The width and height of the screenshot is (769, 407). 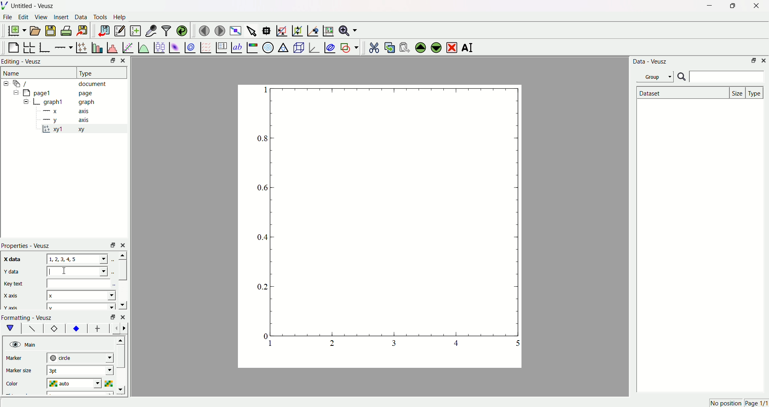 What do you see at coordinates (127, 47) in the screenshot?
I see `fit a function` at bounding box center [127, 47].